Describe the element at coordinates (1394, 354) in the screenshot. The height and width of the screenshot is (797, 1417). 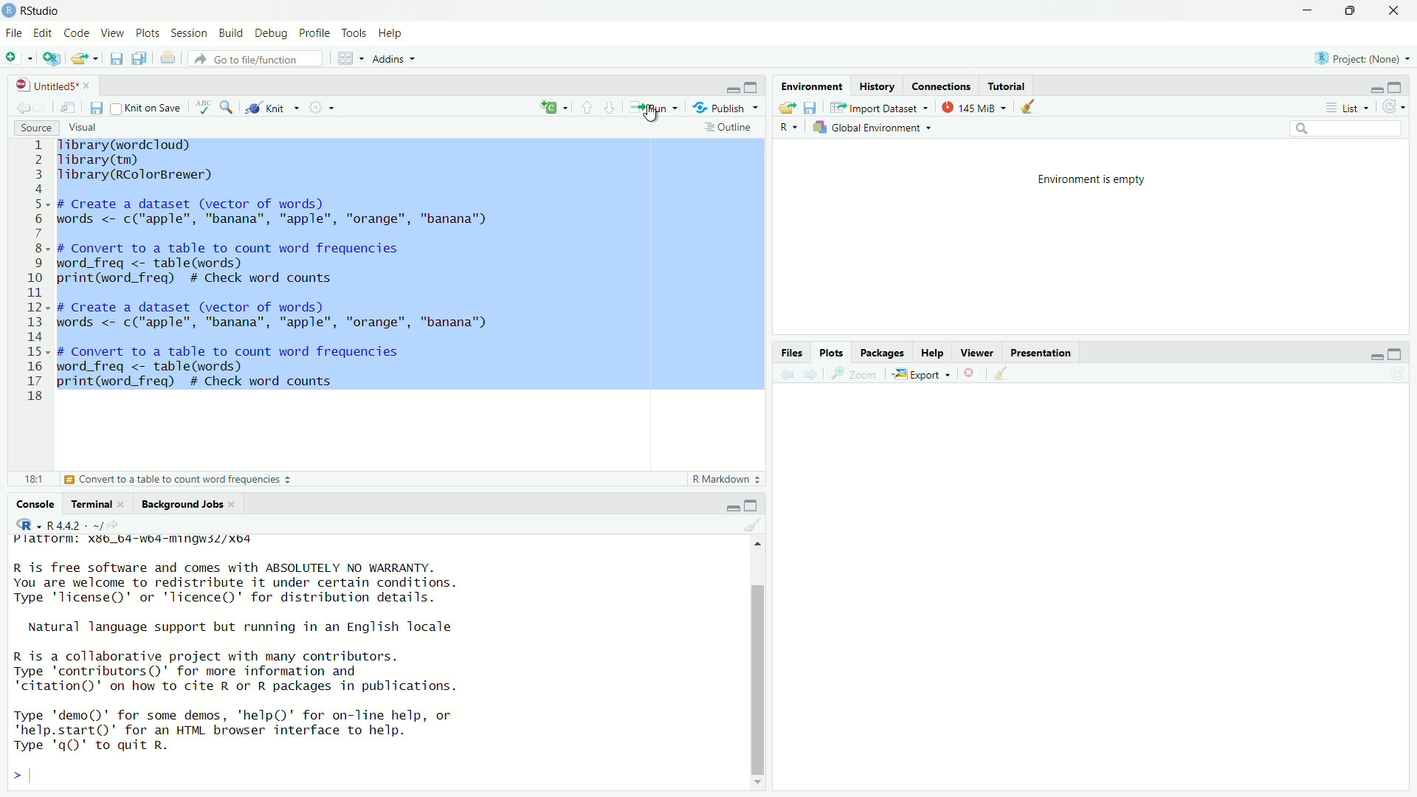
I see `Maximize` at that location.